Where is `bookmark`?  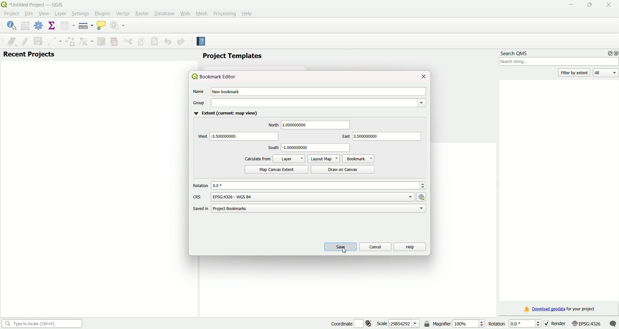 bookmark is located at coordinates (358, 158).